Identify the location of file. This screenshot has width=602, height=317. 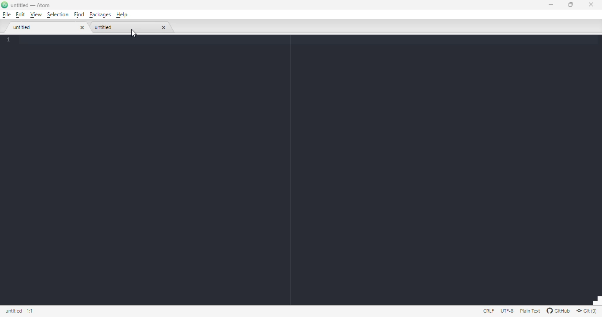
(7, 15).